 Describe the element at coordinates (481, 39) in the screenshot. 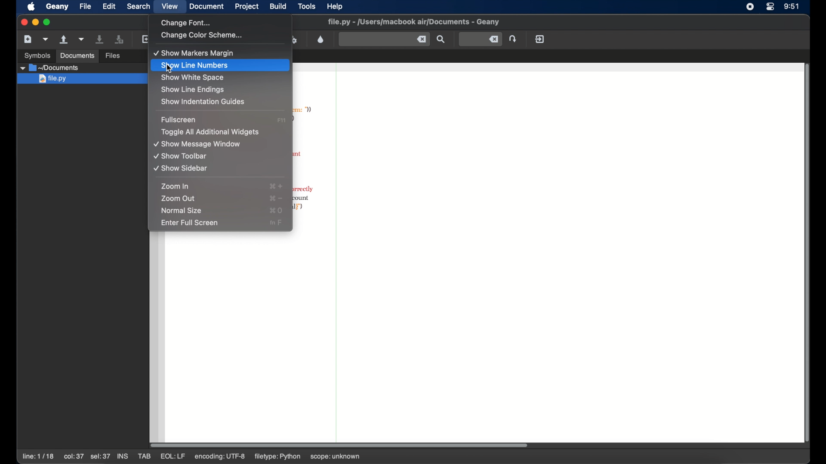

I see `jump to the entered line number` at that location.